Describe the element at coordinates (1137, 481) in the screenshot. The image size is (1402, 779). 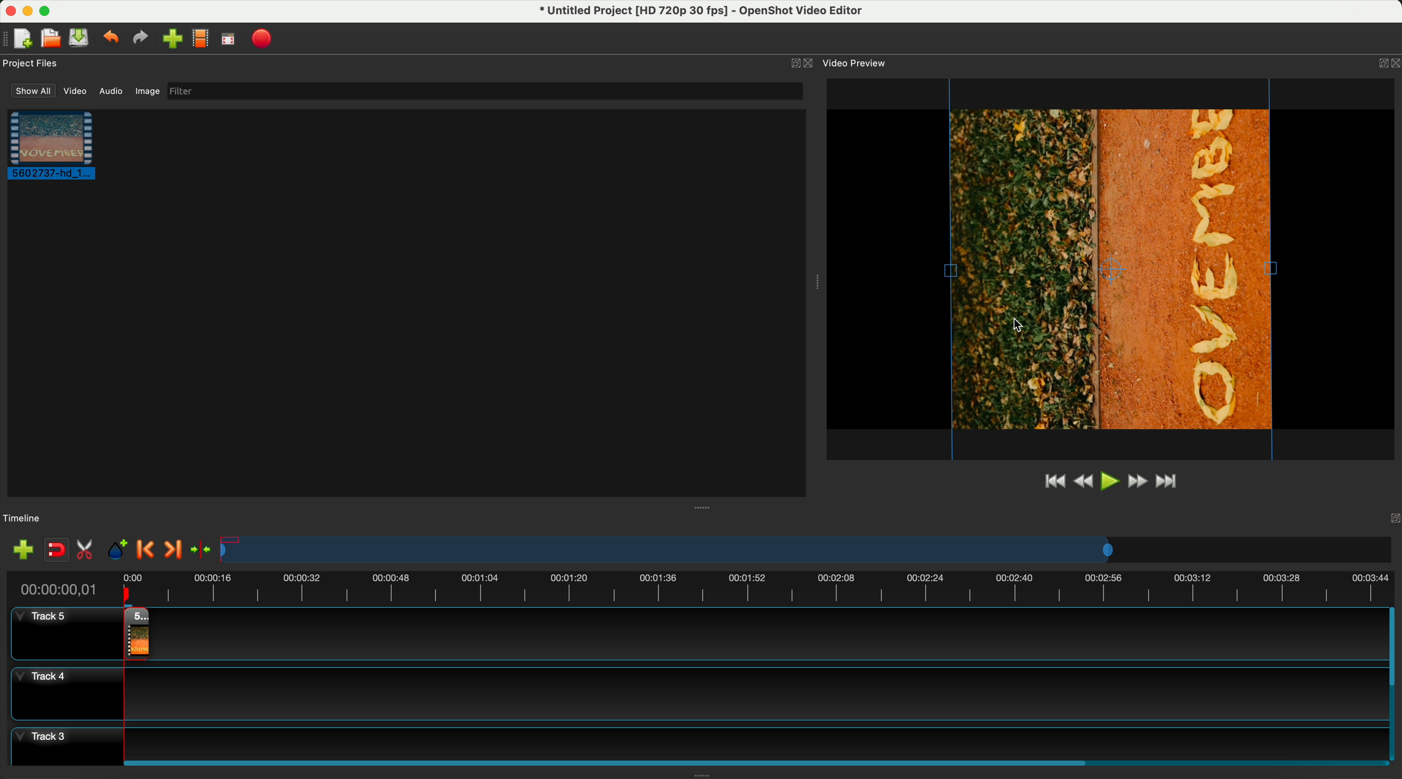
I see `fast foward` at that location.